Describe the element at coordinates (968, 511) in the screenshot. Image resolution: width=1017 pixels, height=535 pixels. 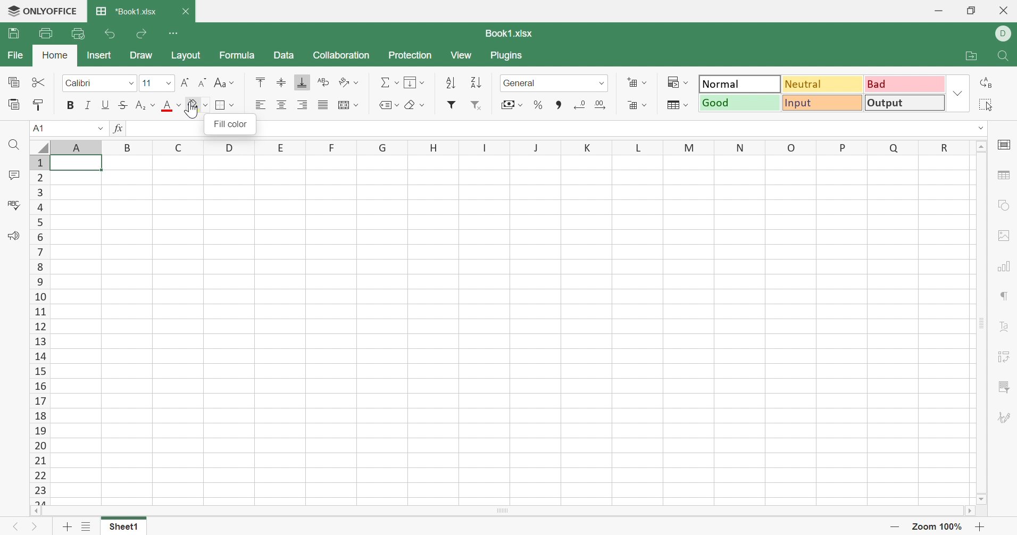
I see `Scroll Right` at that location.